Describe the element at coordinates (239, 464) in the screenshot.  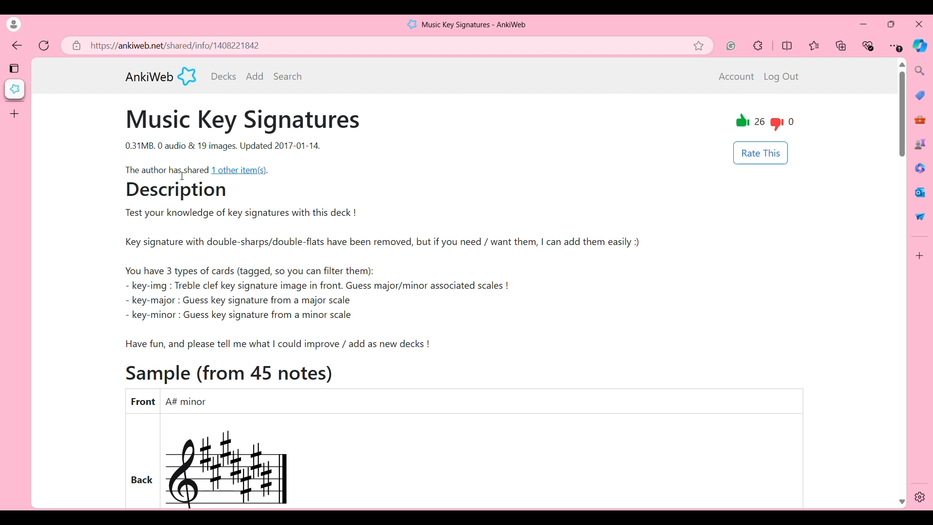
I see `sample A# minor` at that location.